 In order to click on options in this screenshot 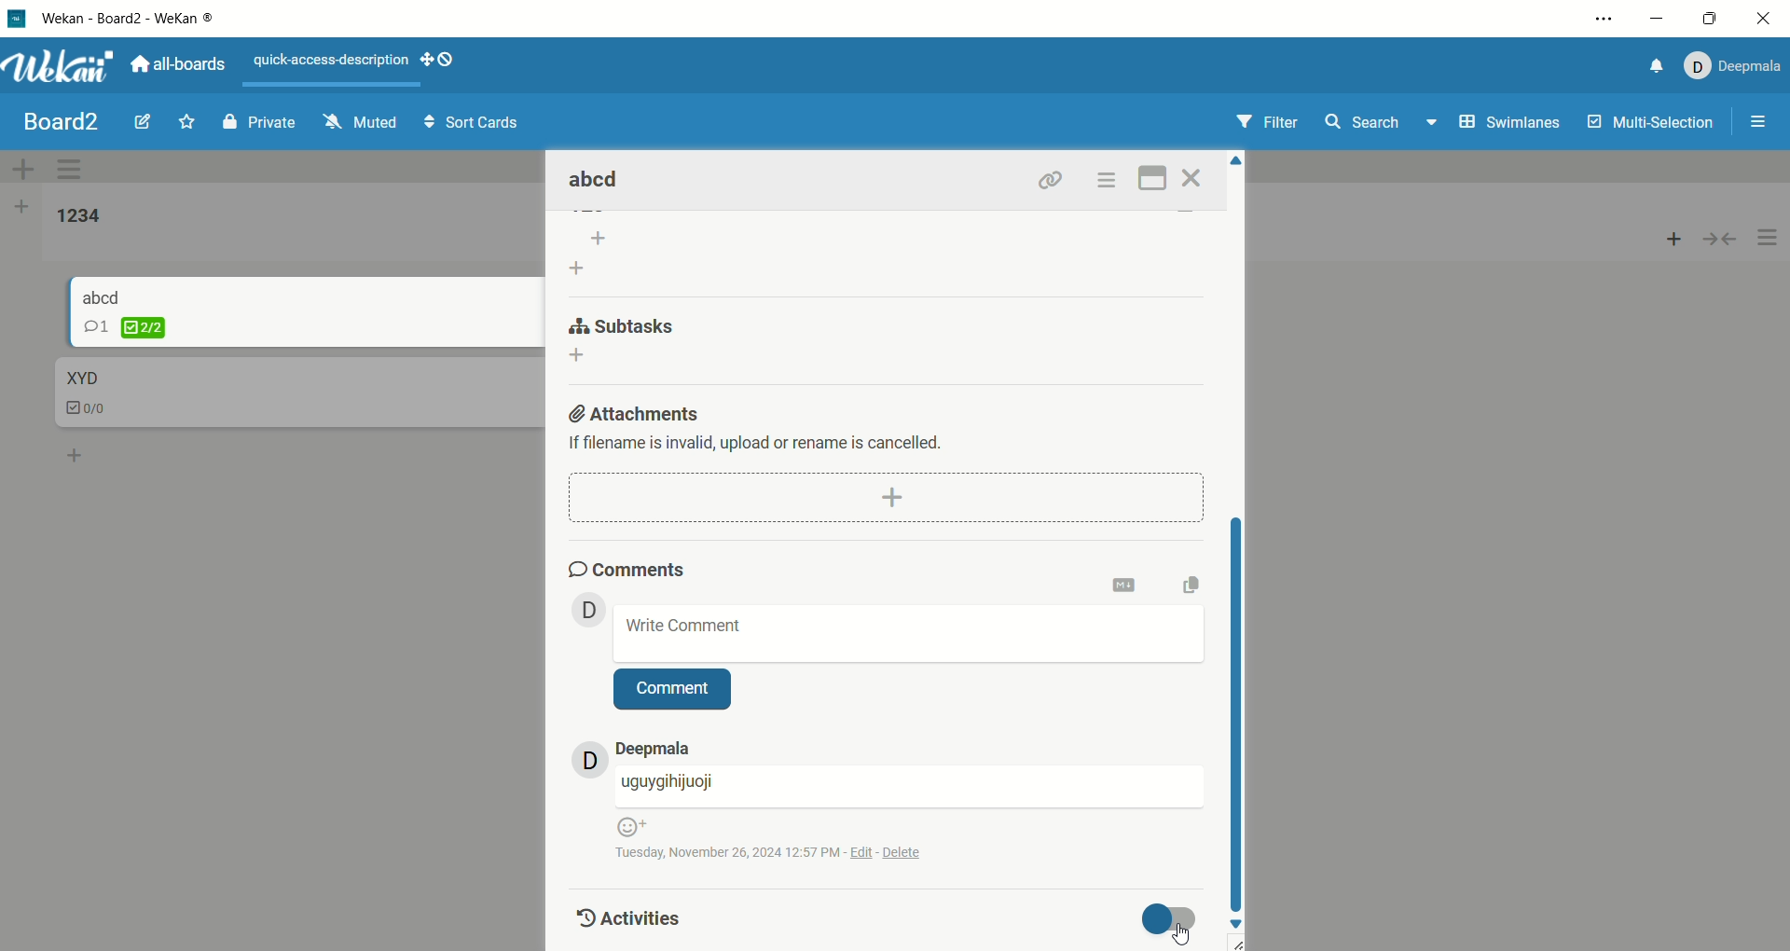, I will do `click(1606, 19)`.